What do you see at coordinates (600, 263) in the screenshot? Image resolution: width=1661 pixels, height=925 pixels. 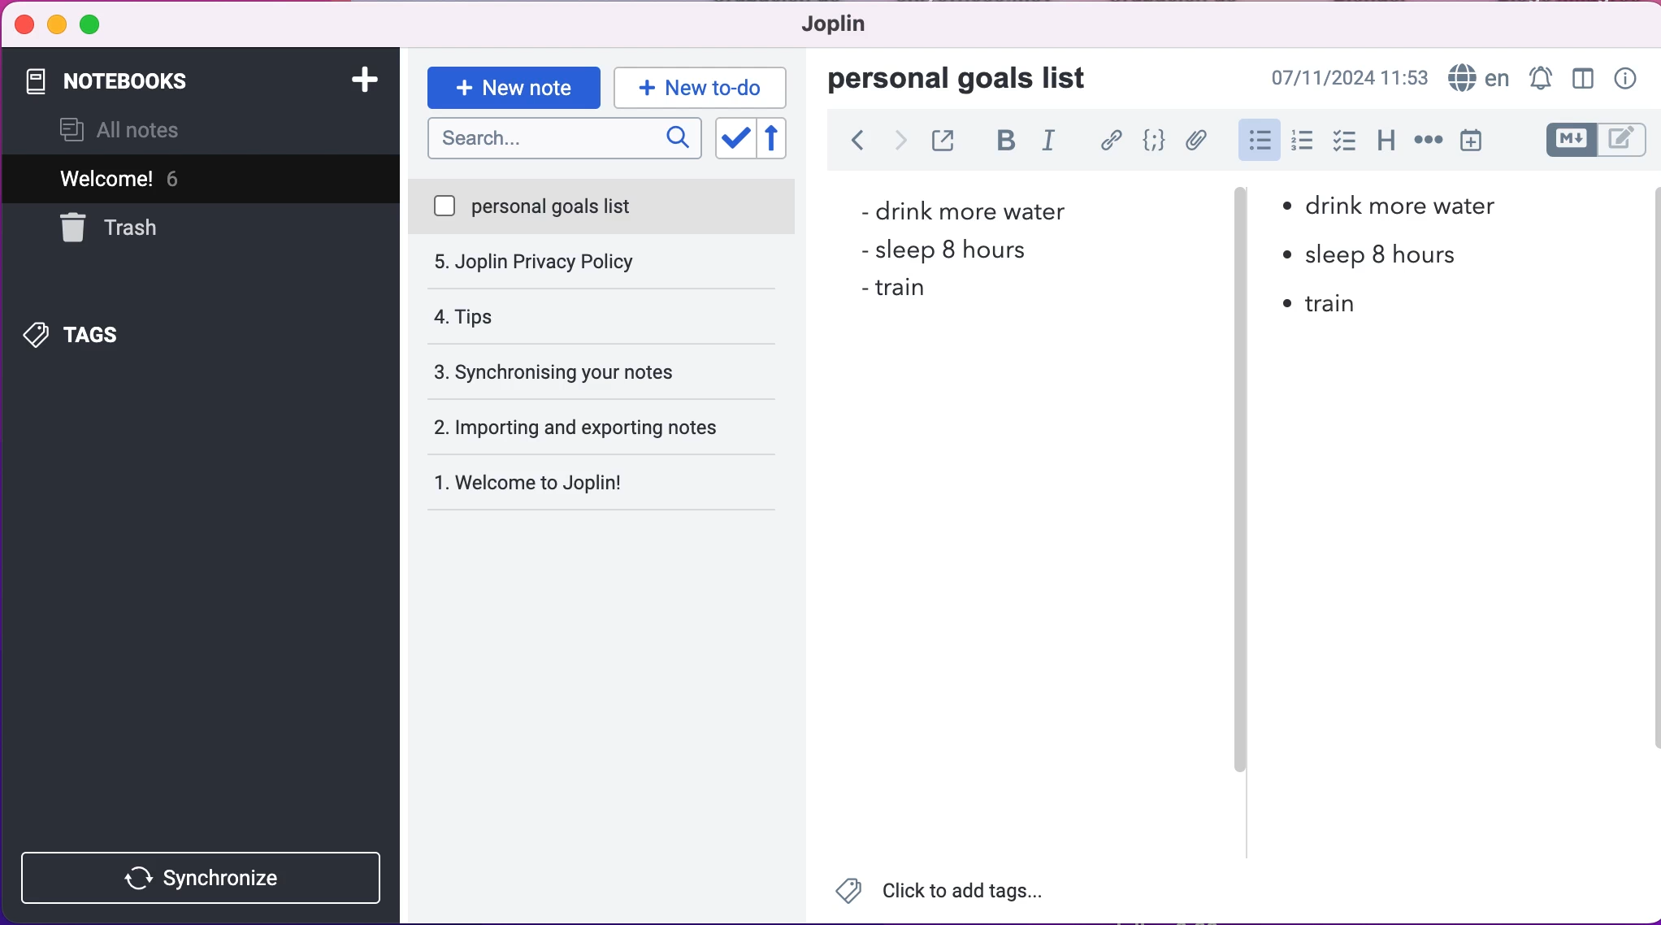 I see `tips` at bounding box center [600, 263].